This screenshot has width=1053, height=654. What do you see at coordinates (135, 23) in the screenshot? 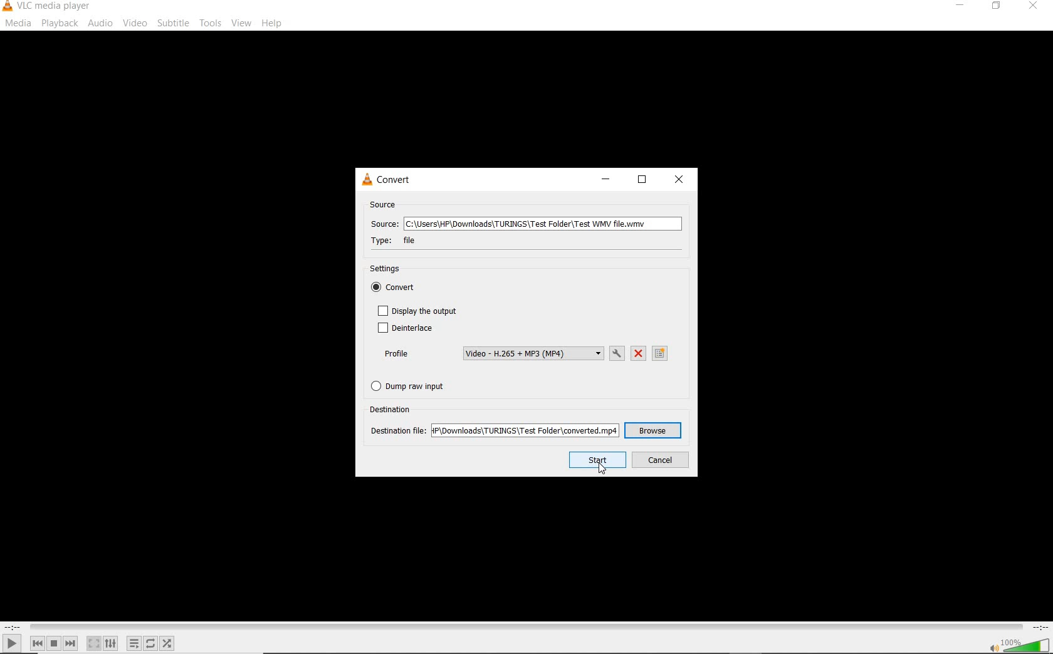
I see `video` at bounding box center [135, 23].